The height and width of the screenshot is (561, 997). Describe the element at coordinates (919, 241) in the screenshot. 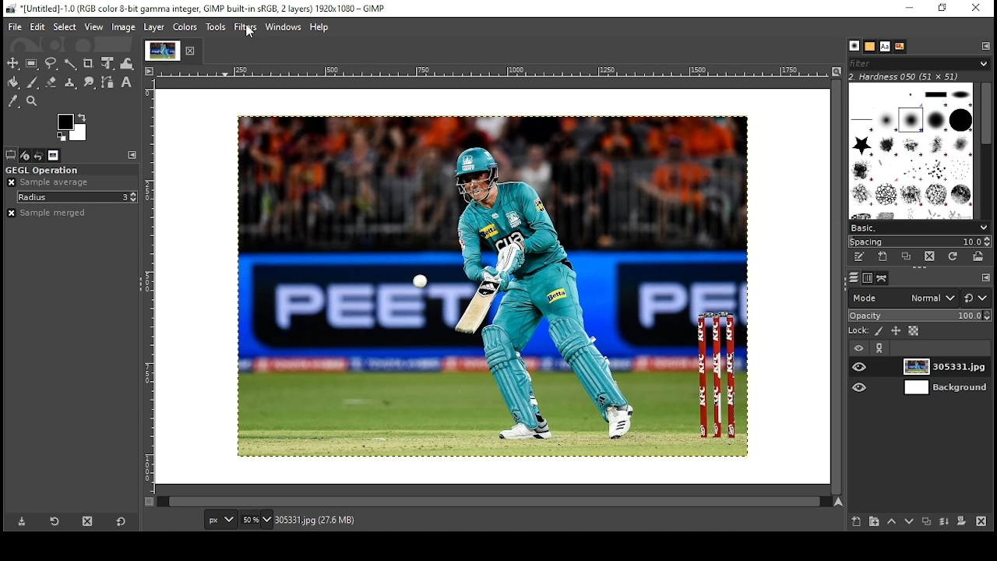

I see `spacing` at that location.